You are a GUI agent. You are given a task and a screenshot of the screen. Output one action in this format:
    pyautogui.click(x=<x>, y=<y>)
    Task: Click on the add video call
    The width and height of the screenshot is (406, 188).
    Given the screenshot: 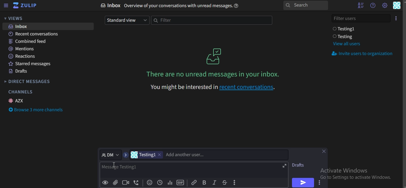 What is the action you would take?
    pyautogui.click(x=126, y=182)
    